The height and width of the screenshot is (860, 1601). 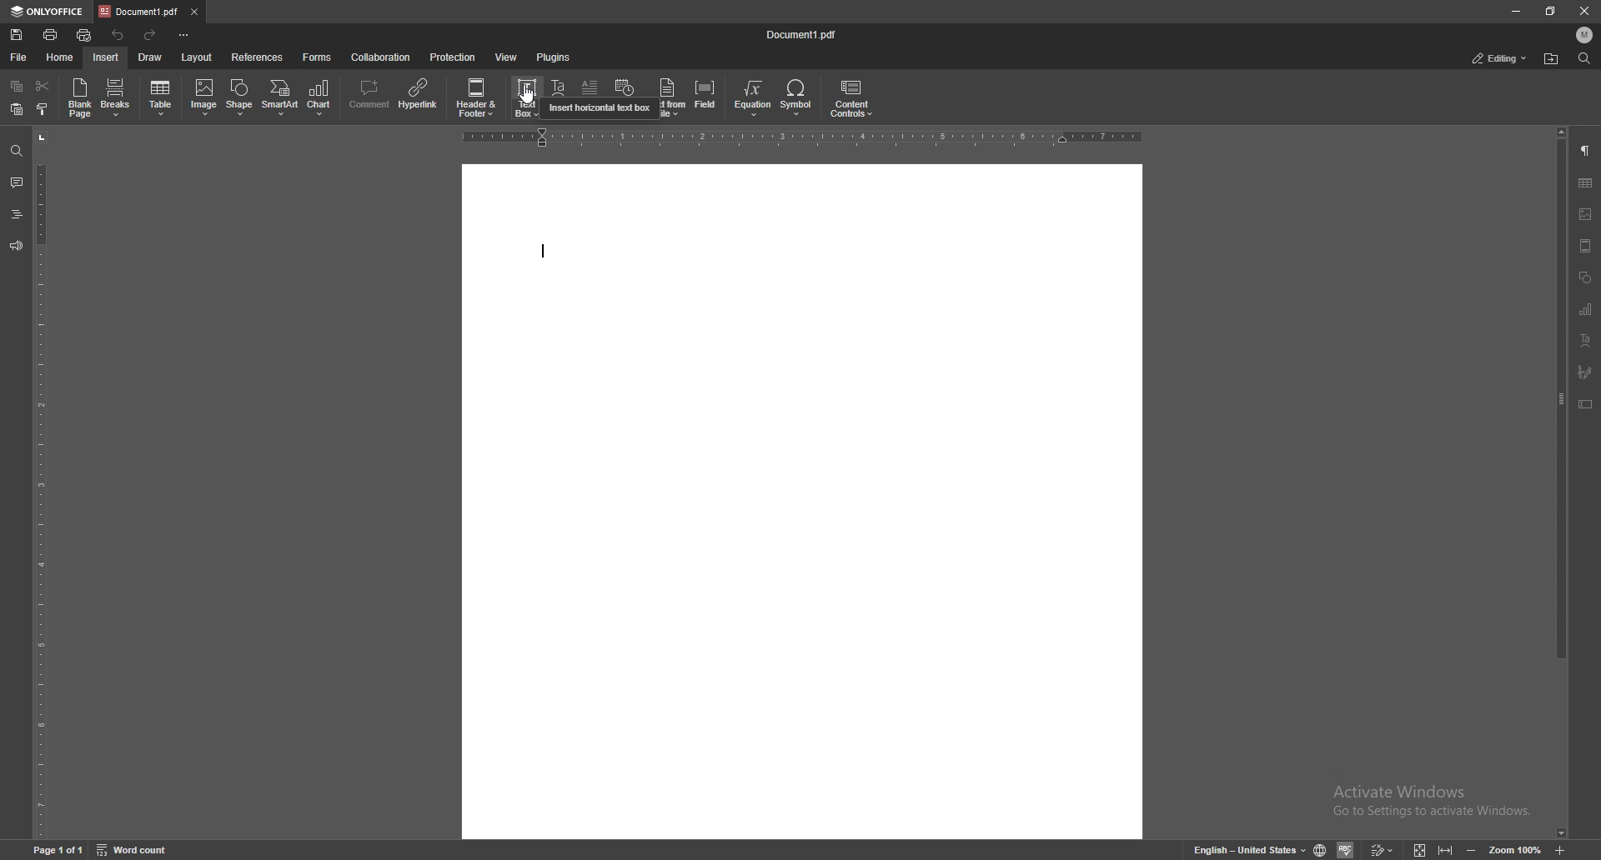 I want to click on comment, so click(x=368, y=96).